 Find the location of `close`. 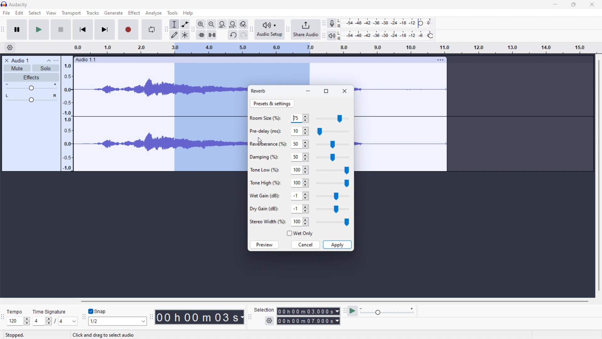

close is located at coordinates (344, 91).